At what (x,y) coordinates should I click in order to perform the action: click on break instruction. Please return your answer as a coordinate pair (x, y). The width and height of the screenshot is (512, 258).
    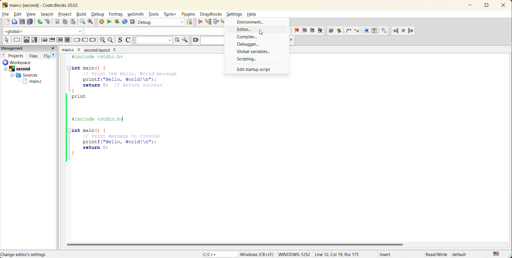
    Looking at the image, I should click on (77, 40).